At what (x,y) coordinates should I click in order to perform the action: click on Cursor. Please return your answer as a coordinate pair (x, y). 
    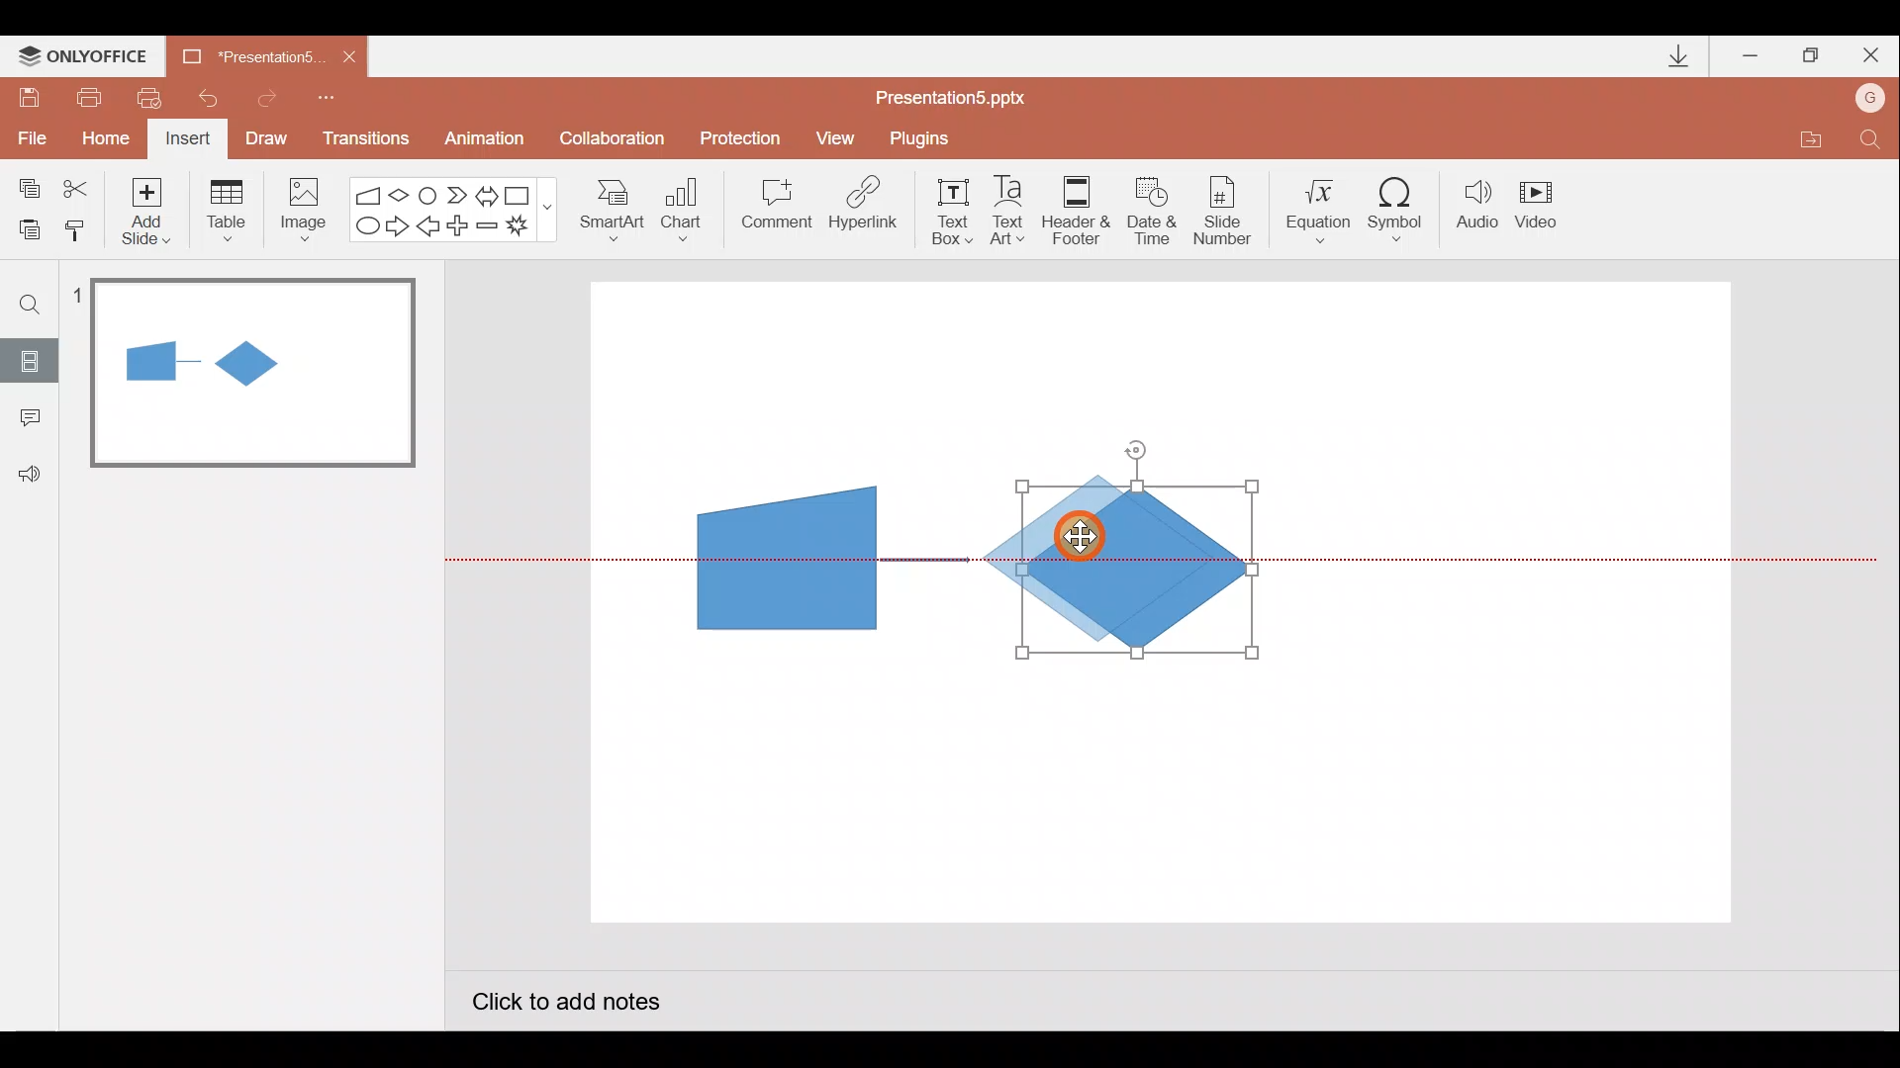
    Looking at the image, I should click on (1086, 541).